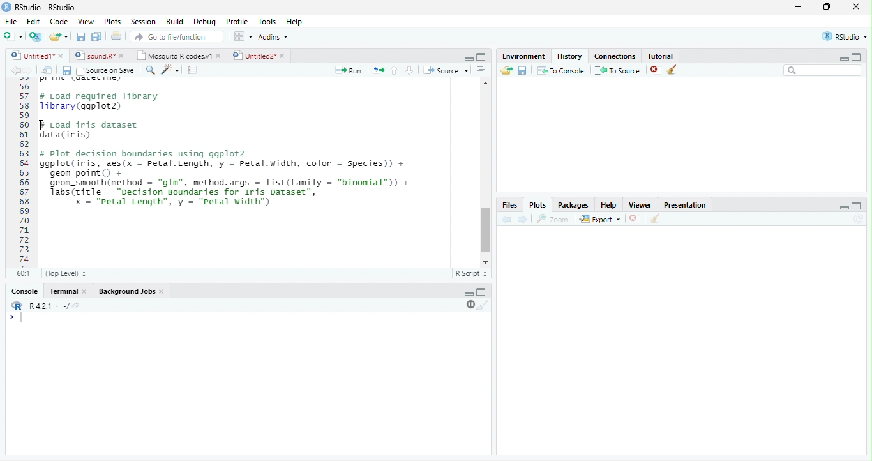 The image size is (872, 461). Describe the element at coordinates (296, 22) in the screenshot. I see `Help` at that location.